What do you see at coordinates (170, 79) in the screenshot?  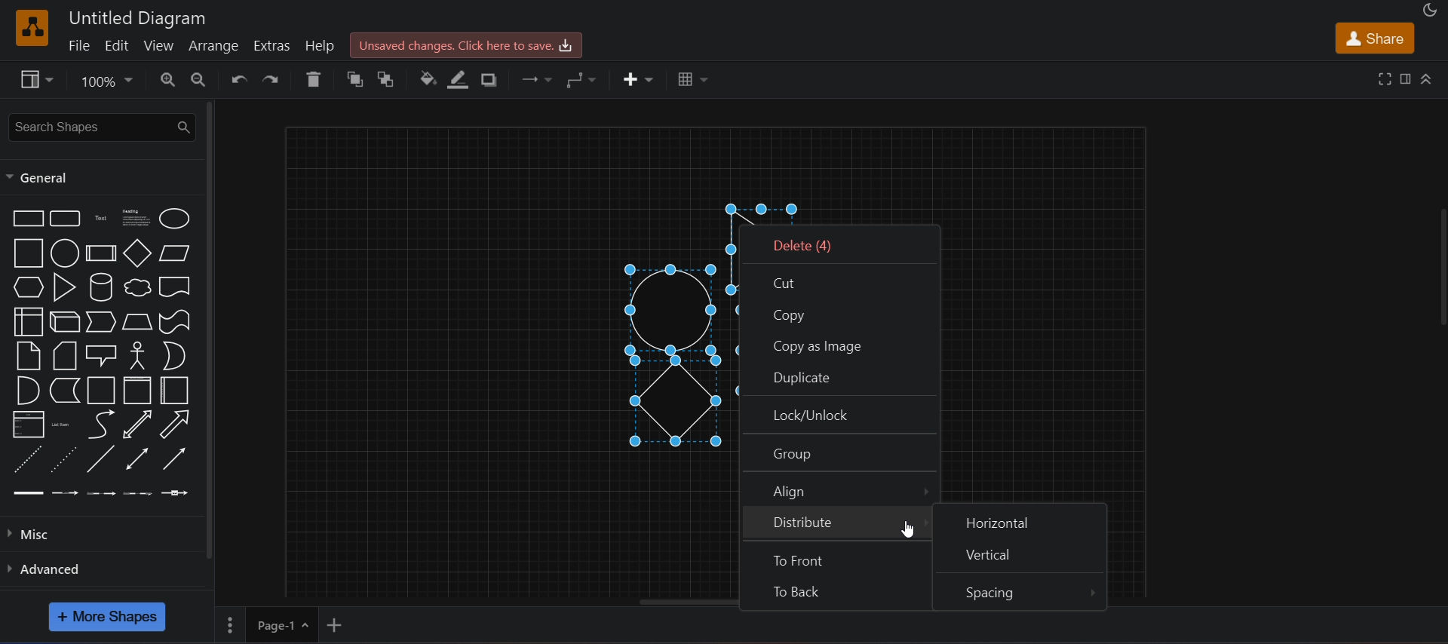 I see `zoom in` at bounding box center [170, 79].